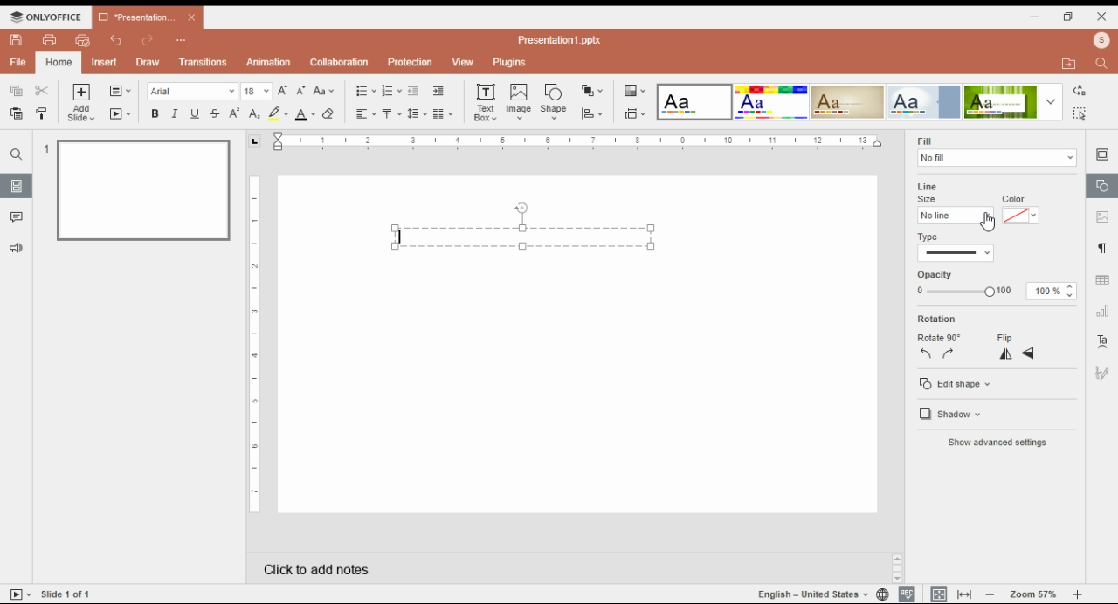  What do you see at coordinates (121, 91) in the screenshot?
I see `change slide layout` at bounding box center [121, 91].